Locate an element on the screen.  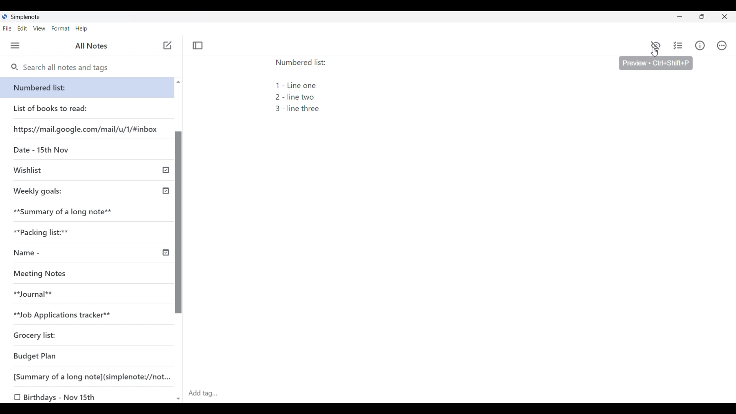
**Job Applications tracker** is located at coordinates (66, 316).